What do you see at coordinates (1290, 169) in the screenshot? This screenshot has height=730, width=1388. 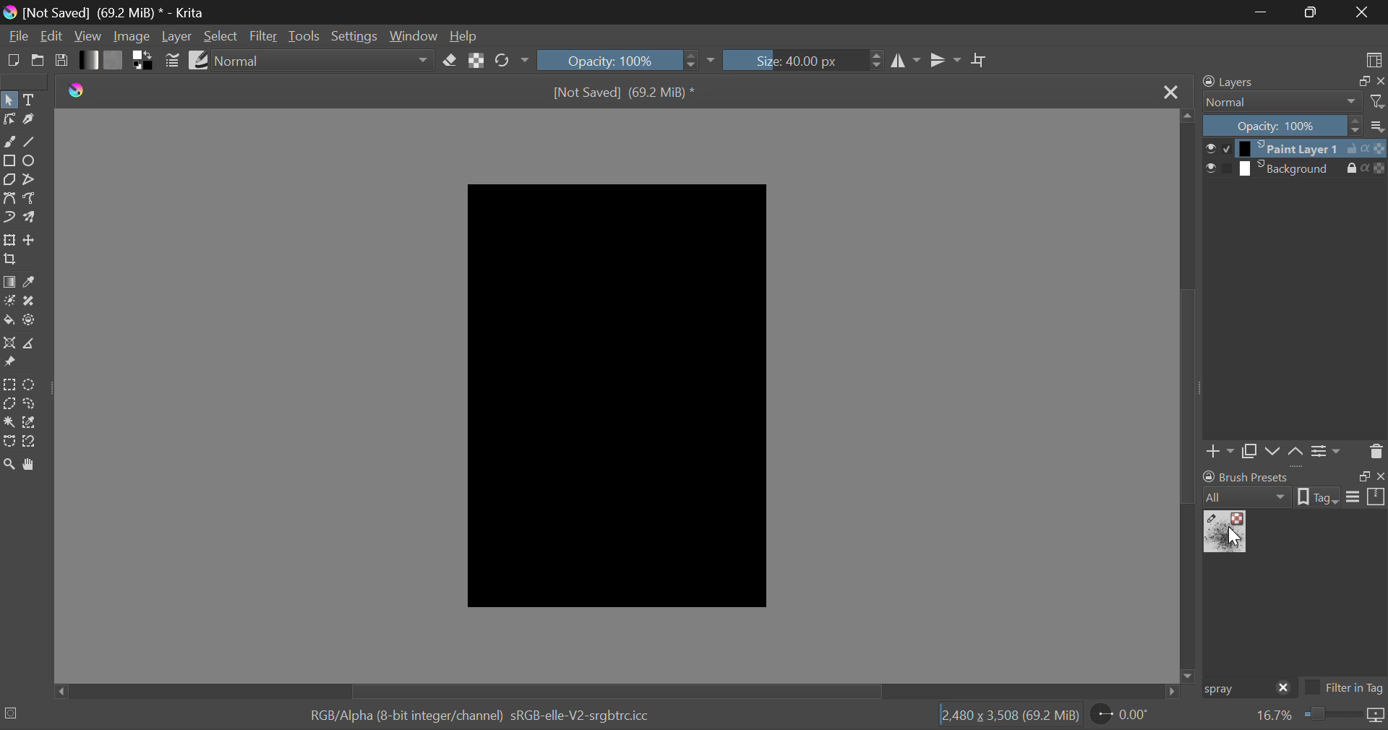 I see `layer 2` at bounding box center [1290, 169].